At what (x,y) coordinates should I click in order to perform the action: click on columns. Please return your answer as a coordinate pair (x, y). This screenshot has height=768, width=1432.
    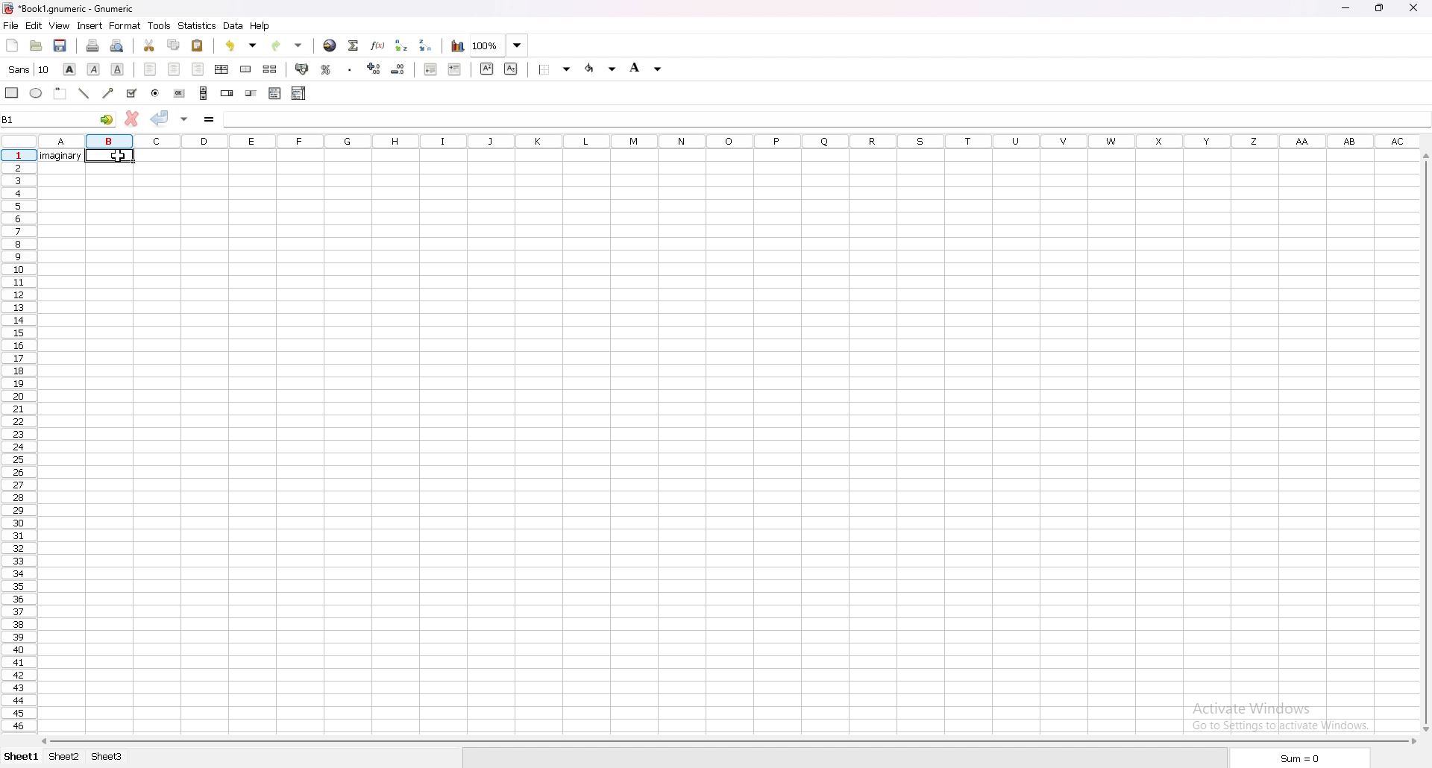
    Looking at the image, I should click on (724, 140).